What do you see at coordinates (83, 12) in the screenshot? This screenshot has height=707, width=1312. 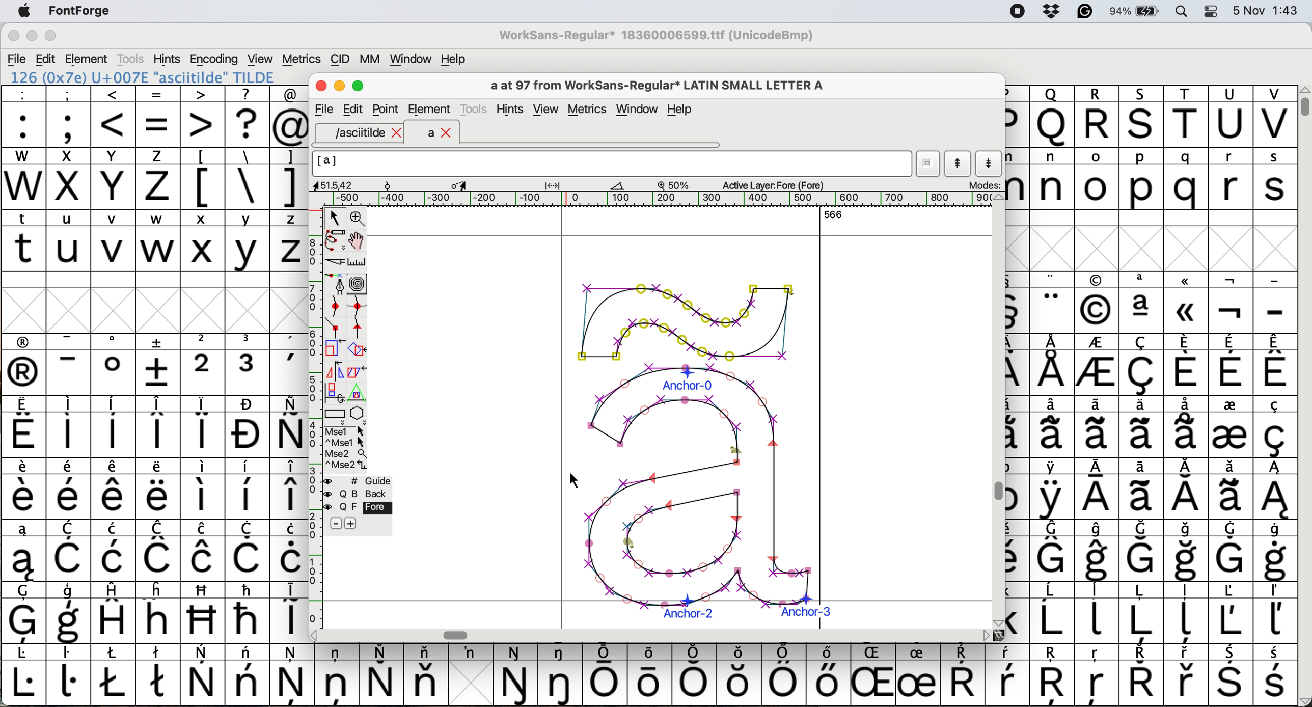 I see `fontforge` at bounding box center [83, 12].